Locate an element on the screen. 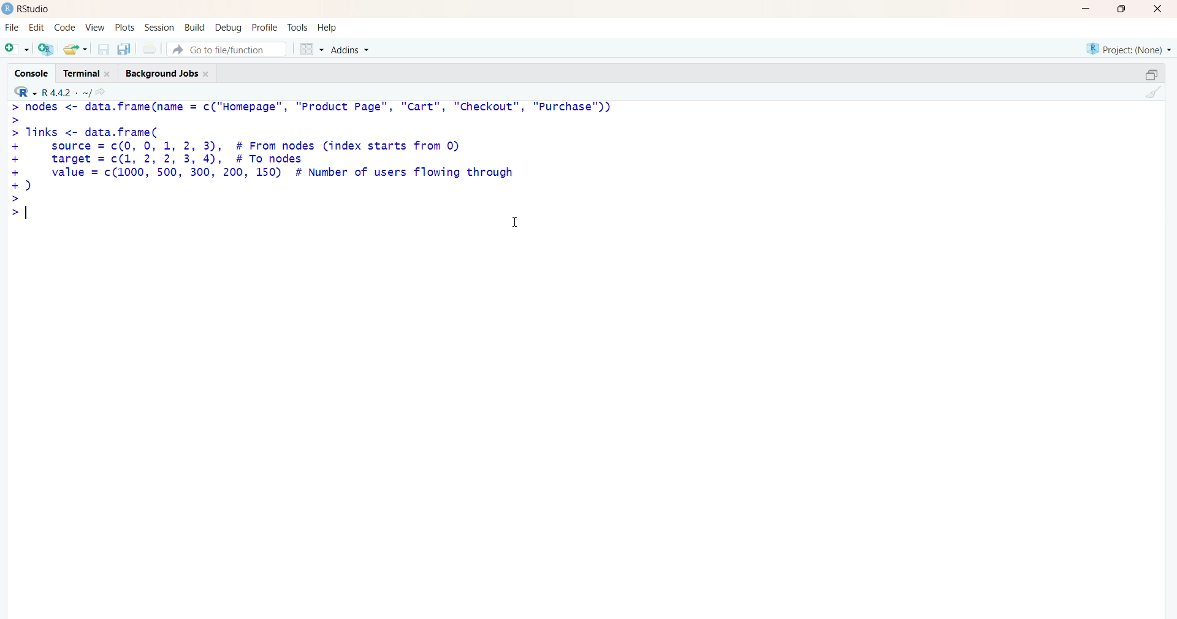 The width and height of the screenshot is (1177, 619). > nodes <- data.frame(name = c("Homepage", "Product Page”, "Cart", "Checkout", "Purchase"))
>

> links <- data.frame(

+ source = c(0, 0, 1, 2, 3), # From nodes (index starts from 0)

+ target = c(1, 2, 2, 3, 4), # To nodes

+ value = c(1000, 500, 300, 200, 150) # Number of users flowing through

+) is located at coordinates (323, 162).